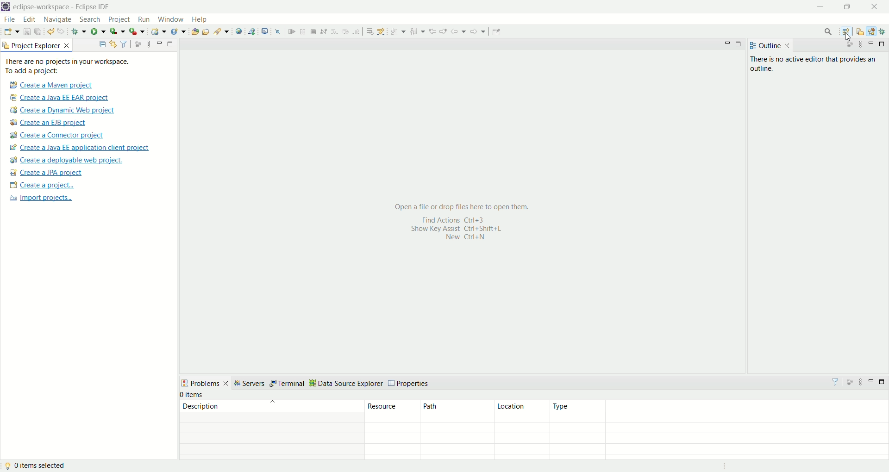 This screenshot has height=472, width=889. Describe the element at coordinates (206, 31) in the screenshot. I see `open task` at that location.